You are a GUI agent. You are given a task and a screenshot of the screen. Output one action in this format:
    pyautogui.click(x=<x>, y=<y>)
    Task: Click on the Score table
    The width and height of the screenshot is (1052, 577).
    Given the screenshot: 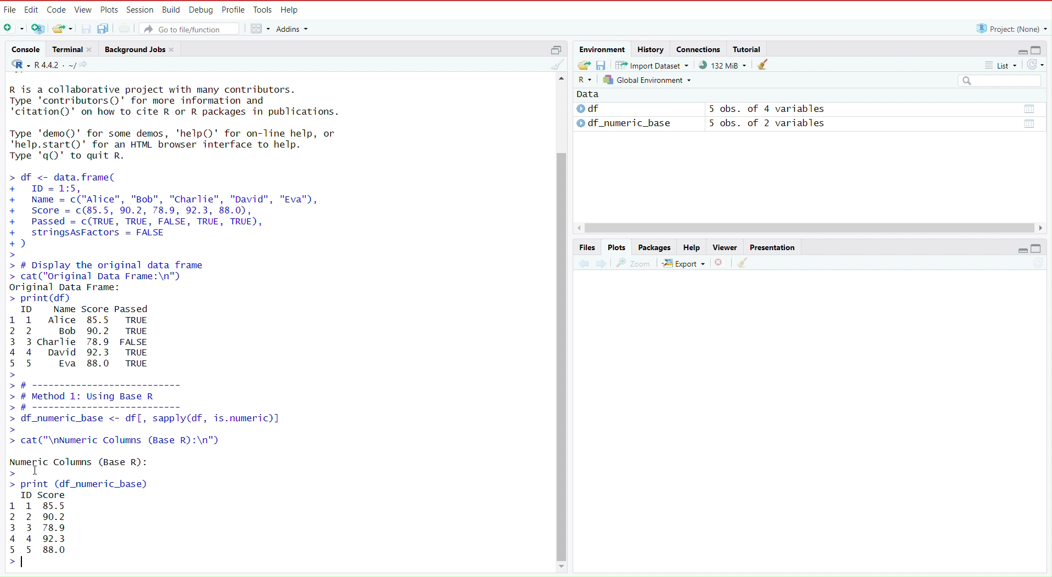 What is the action you would take?
    pyautogui.click(x=38, y=523)
    